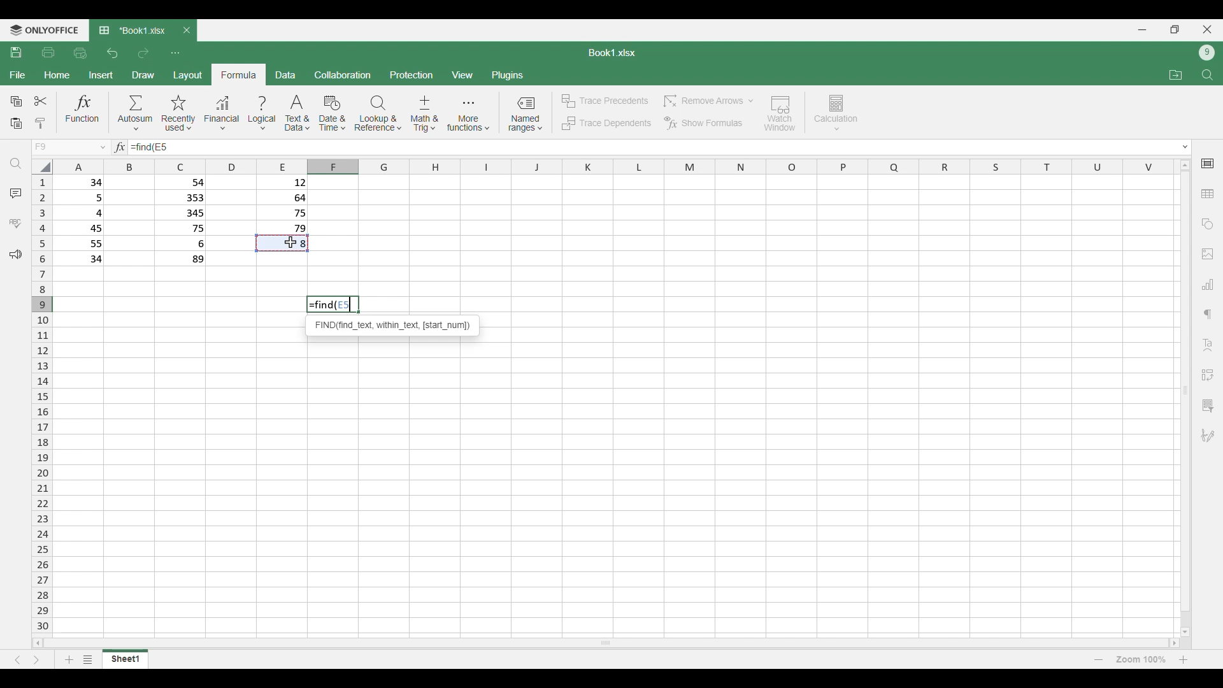 This screenshot has height=688, width=1223. Describe the element at coordinates (669, 147) in the screenshot. I see `Type in equation` at that location.